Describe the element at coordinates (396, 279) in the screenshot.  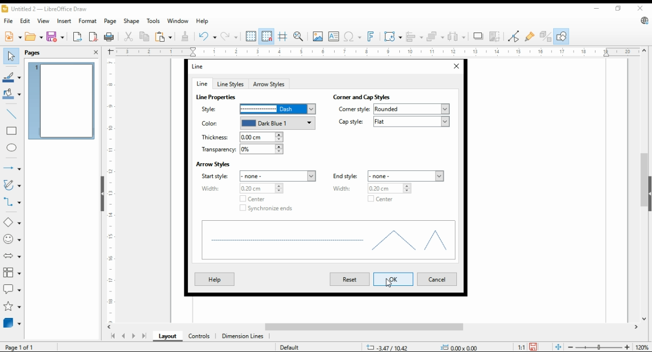
I see `ok` at that location.